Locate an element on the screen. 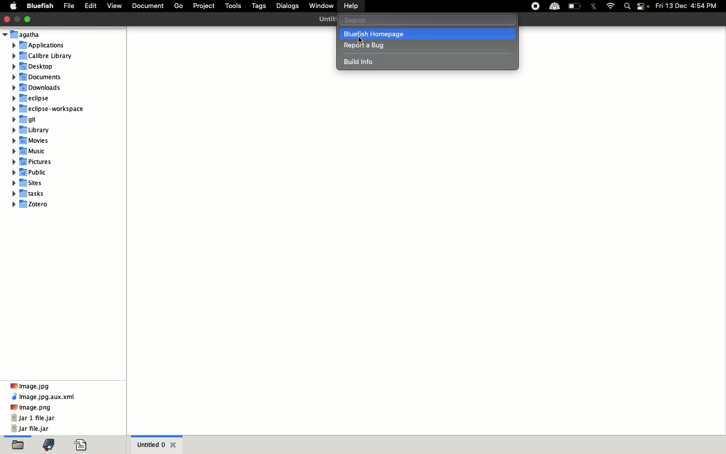 This screenshot has width=726, height=454. Apple logo is located at coordinates (14, 6).